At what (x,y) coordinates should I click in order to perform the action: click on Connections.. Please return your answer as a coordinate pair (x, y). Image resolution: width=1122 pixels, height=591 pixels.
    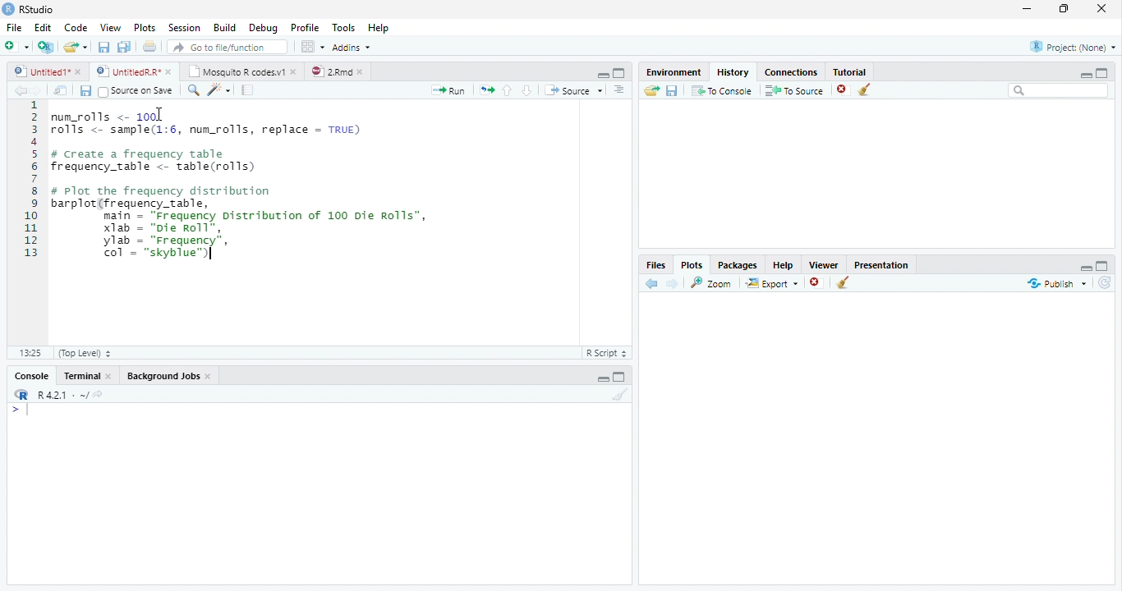
    Looking at the image, I should click on (791, 71).